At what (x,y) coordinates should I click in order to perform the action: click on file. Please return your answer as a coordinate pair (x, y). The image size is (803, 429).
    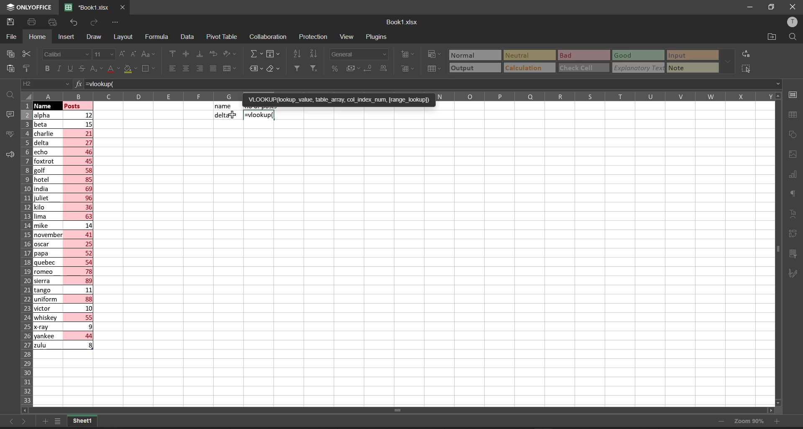
    Looking at the image, I should click on (12, 36).